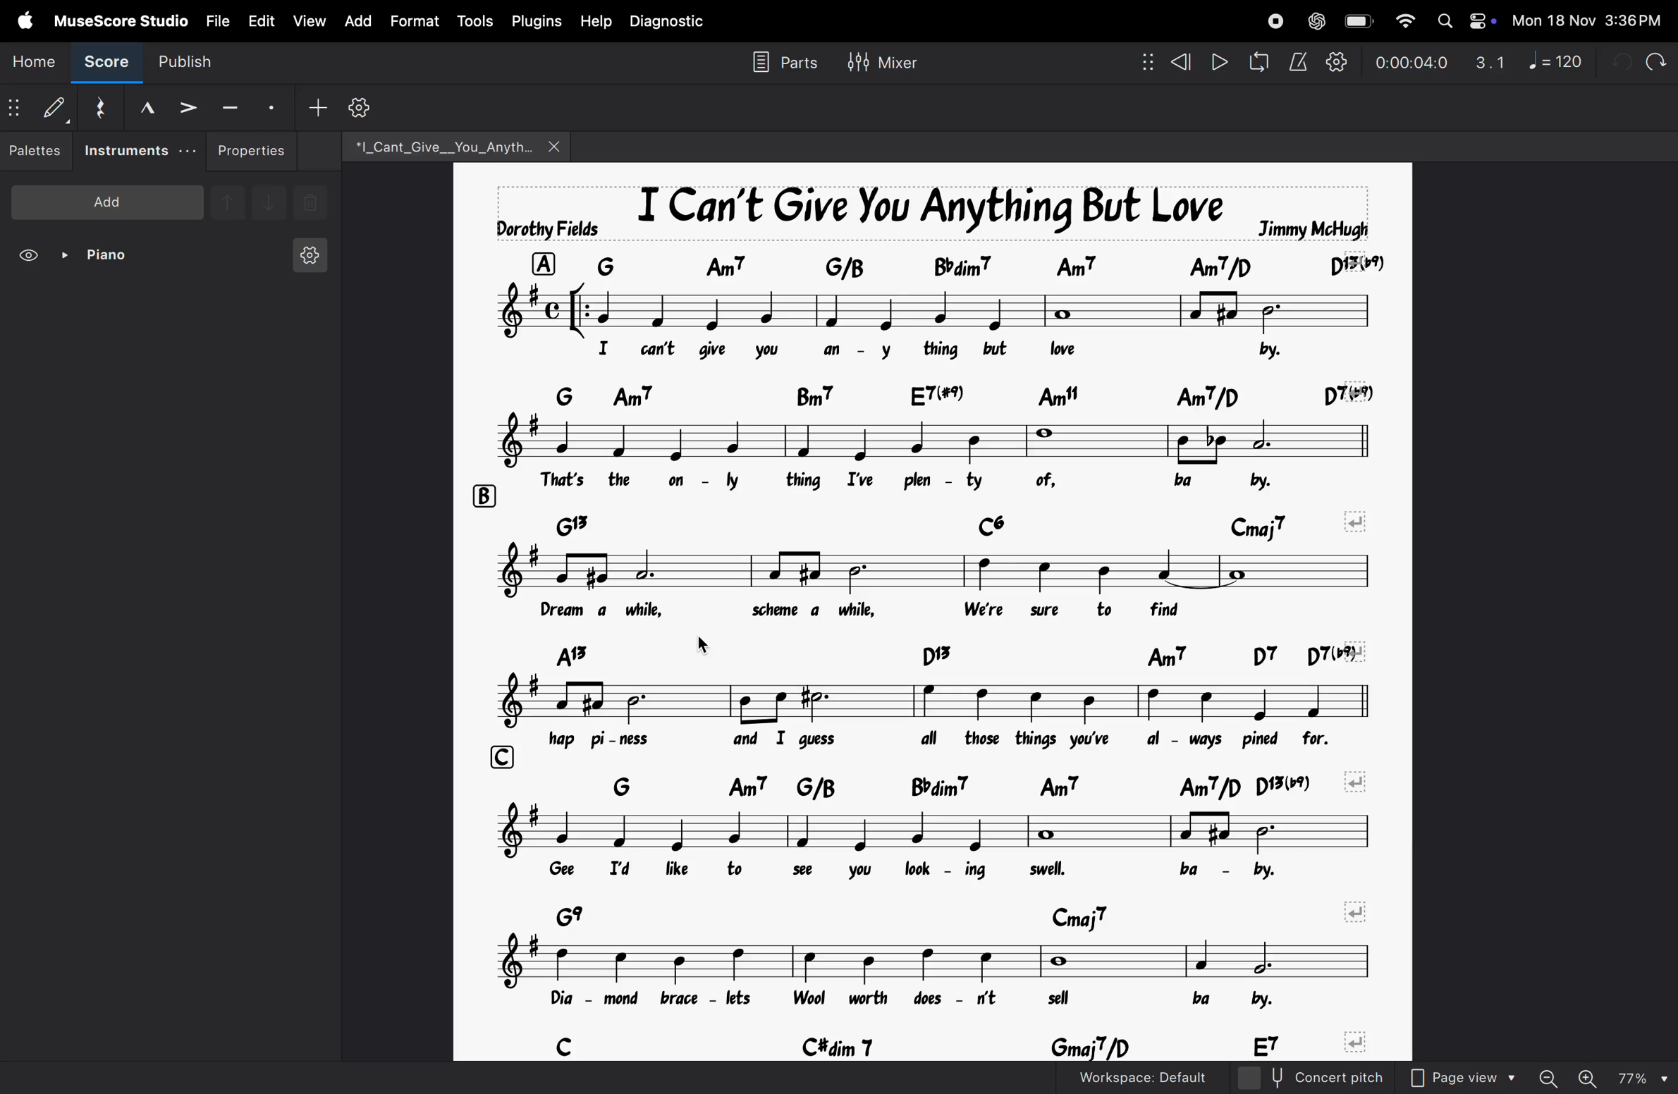 This screenshot has height=1094, width=1678. What do you see at coordinates (213, 19) in the screenshot?
I see `file` at bounding box center [213, 19].